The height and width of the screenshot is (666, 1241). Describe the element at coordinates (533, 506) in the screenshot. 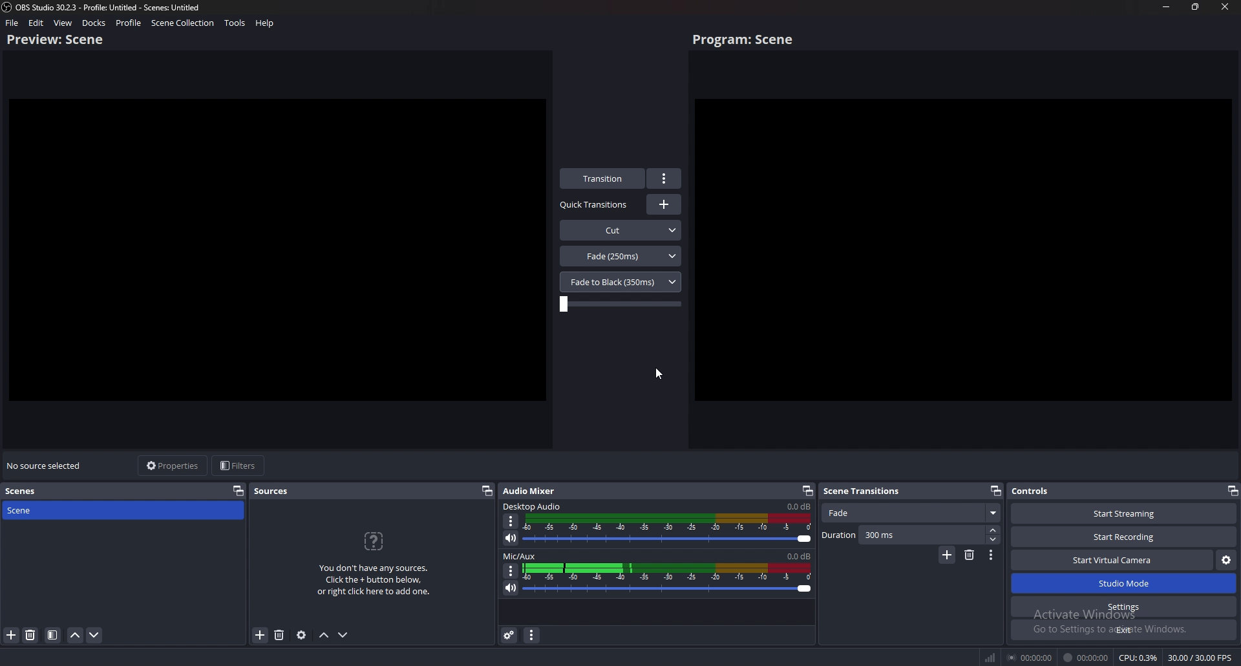

I see `Desktop audio` at that location.